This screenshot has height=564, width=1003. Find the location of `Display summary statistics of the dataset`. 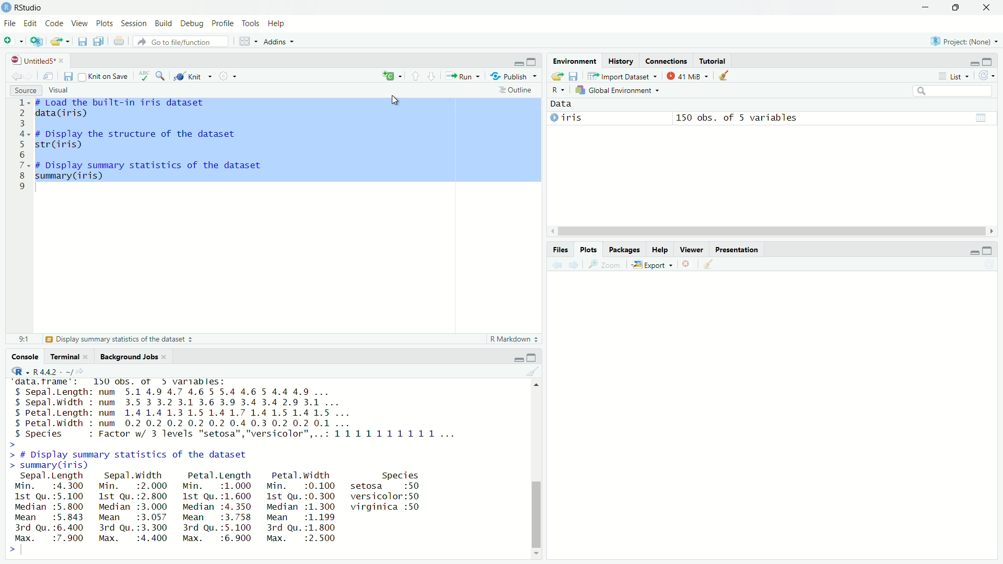

Display summary statistics of the dataset is located at coordinates (119, 339).